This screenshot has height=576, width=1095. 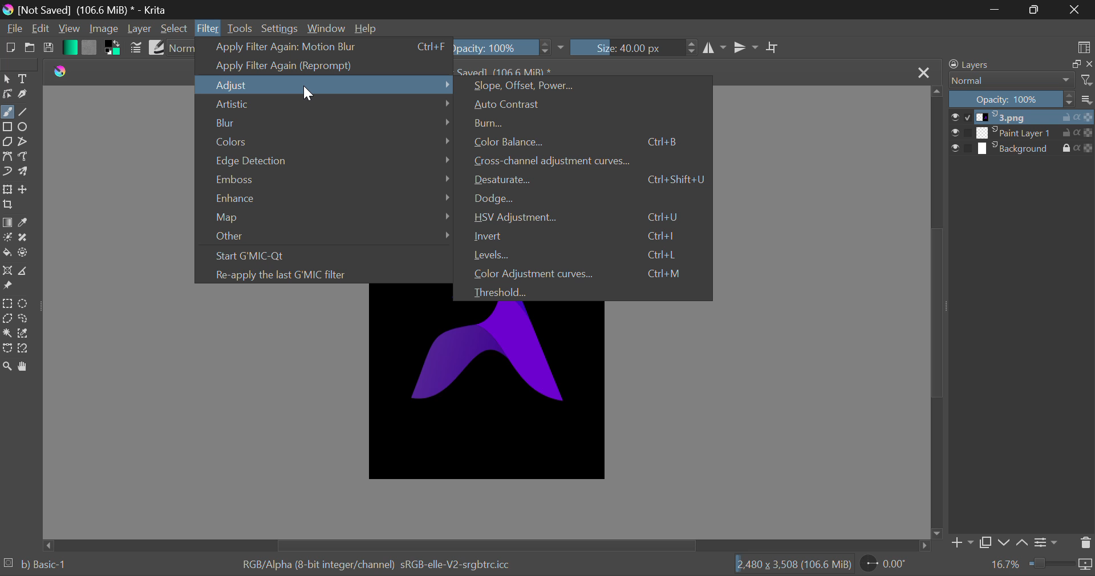 What do you see at coordinates (589, 125) in the screenshot?
I see `Burn` at bounding box center [589, 125].